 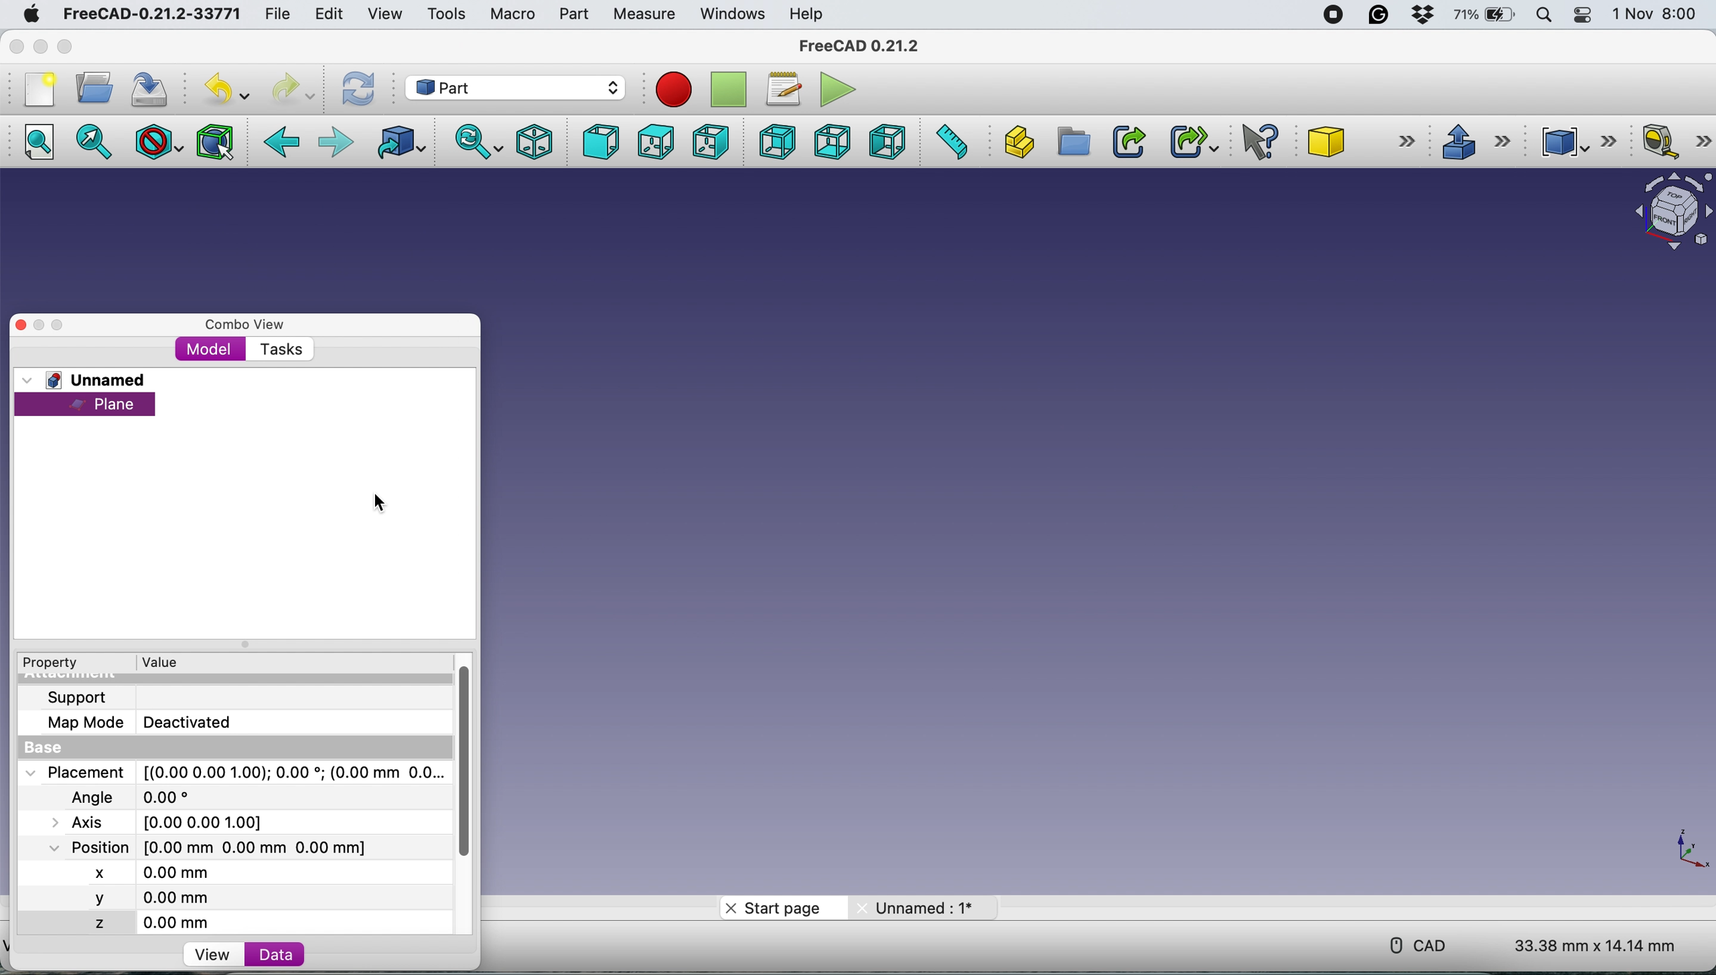 What do you see at coordinates (236, 770) in the screenshot?
I see `Placement  [(0.00 0.00 1.00);0.00; (0.00 mm 0.0...` at bounding box center [236, 770].